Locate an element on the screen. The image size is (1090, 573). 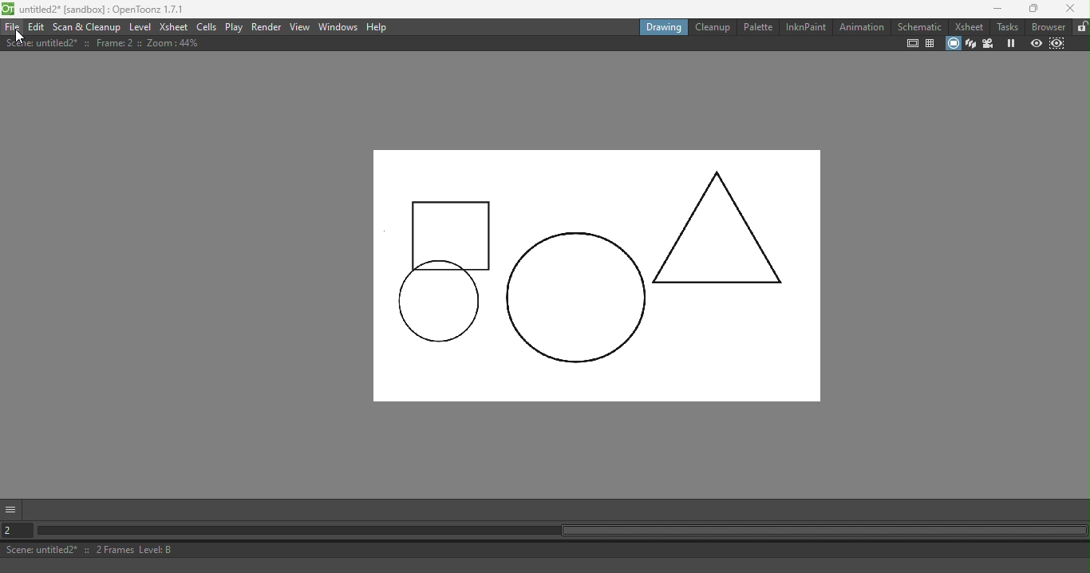
Browser is located at coordinates (1046, 26).